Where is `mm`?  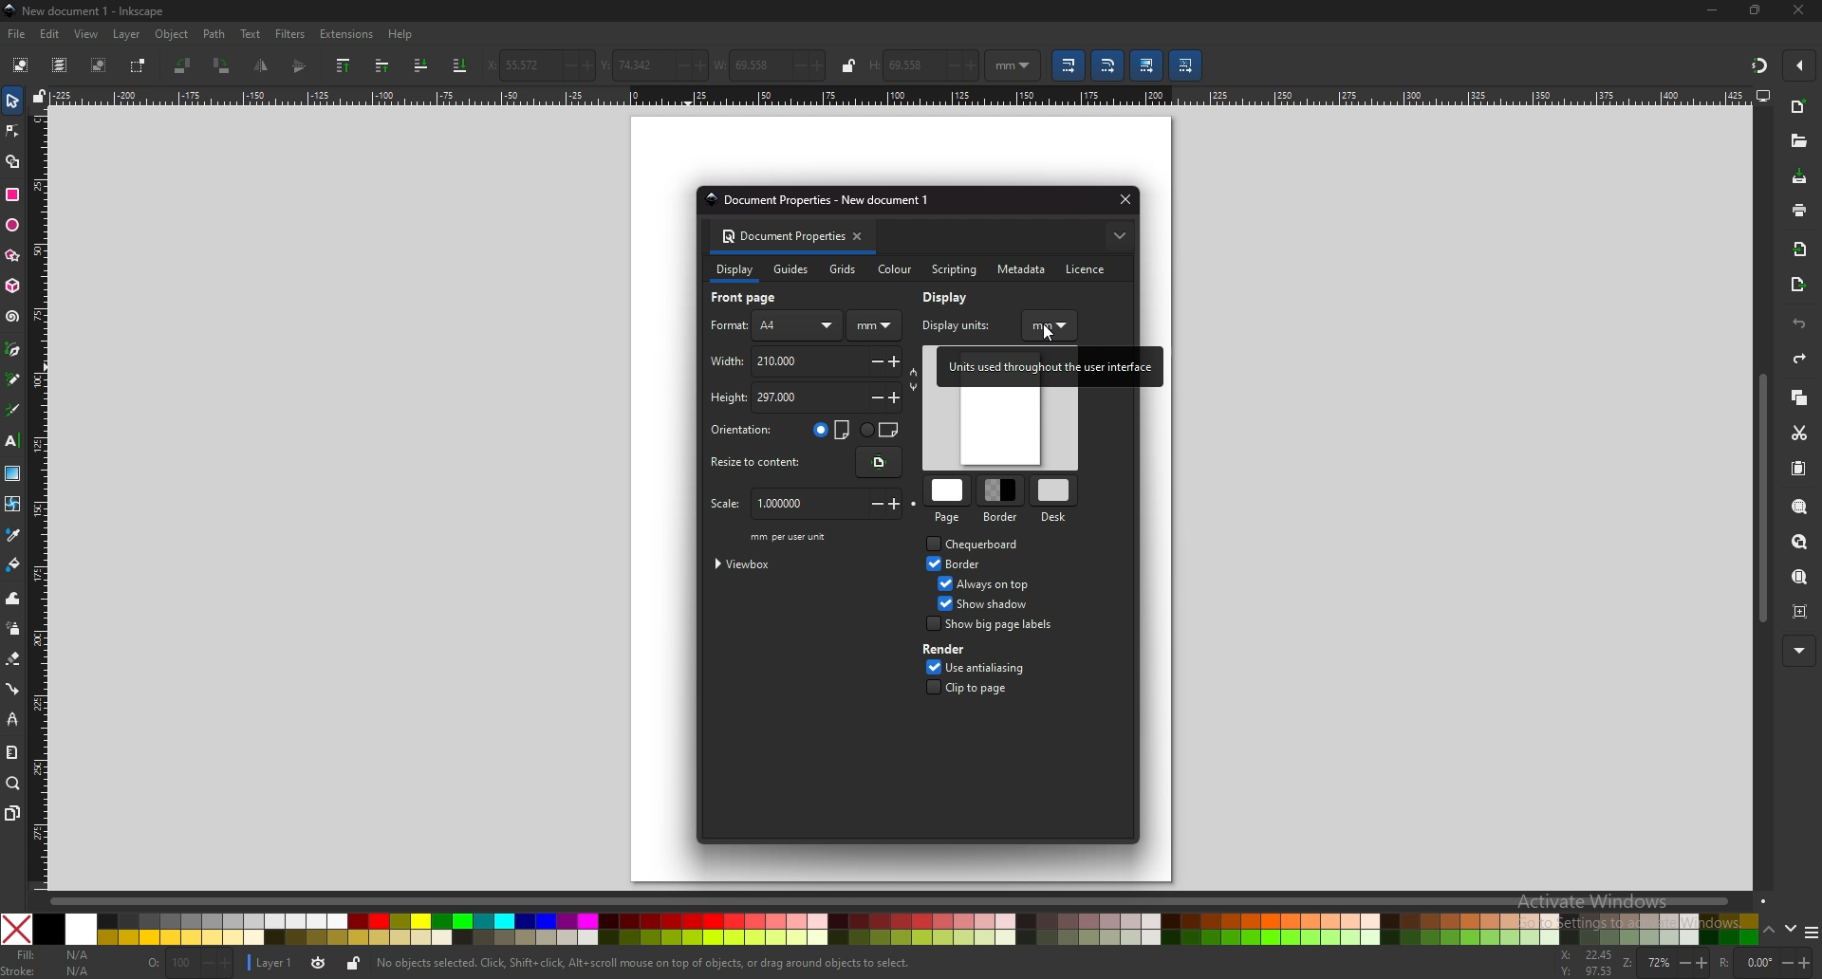 mm is located at coordinates (1001, 65).